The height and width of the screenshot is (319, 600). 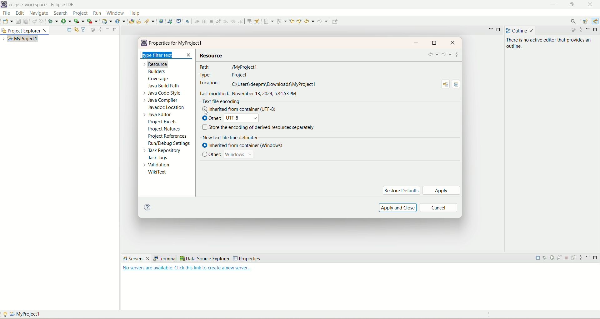 What do you see at coordinates (225, 75) in the screenshot?
I see `type` at bounding box center [225, 75].